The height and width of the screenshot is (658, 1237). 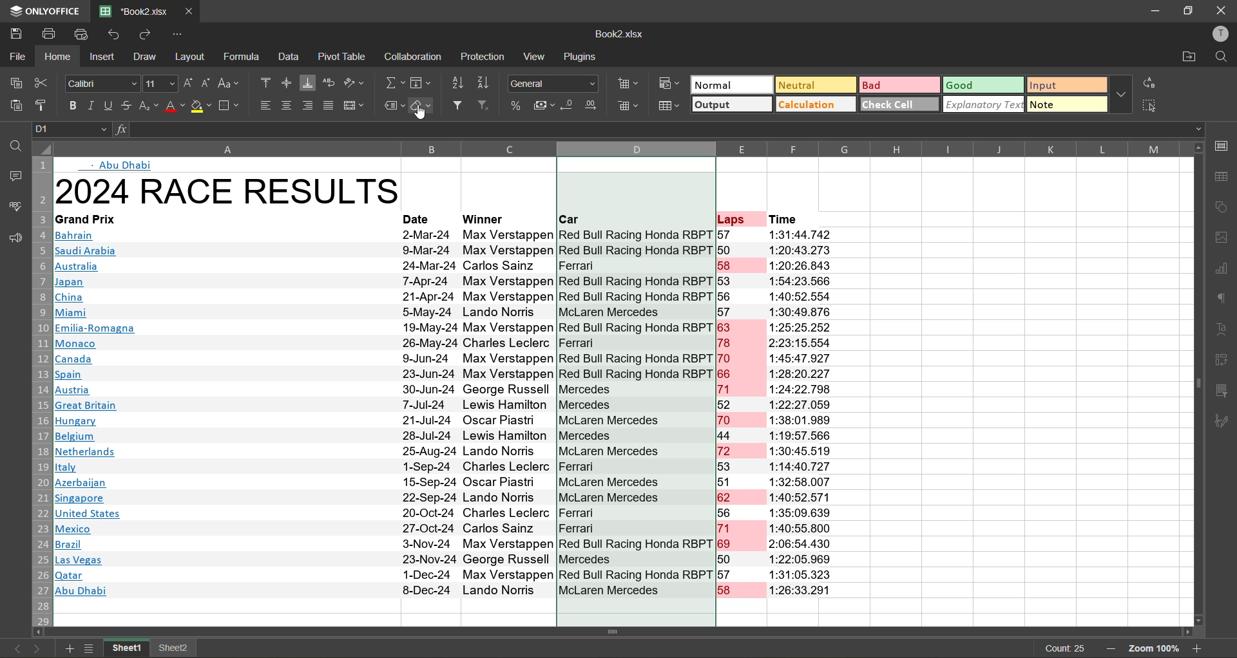 I want to click on *Book2.xlsx, so click(x=131, y=10).